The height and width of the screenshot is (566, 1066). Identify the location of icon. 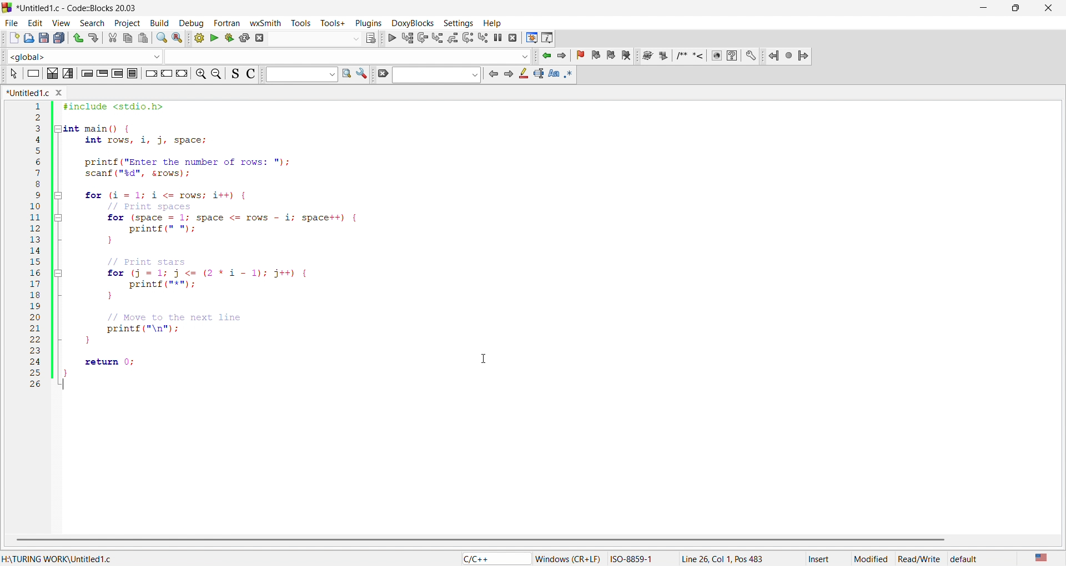
(99, 74).